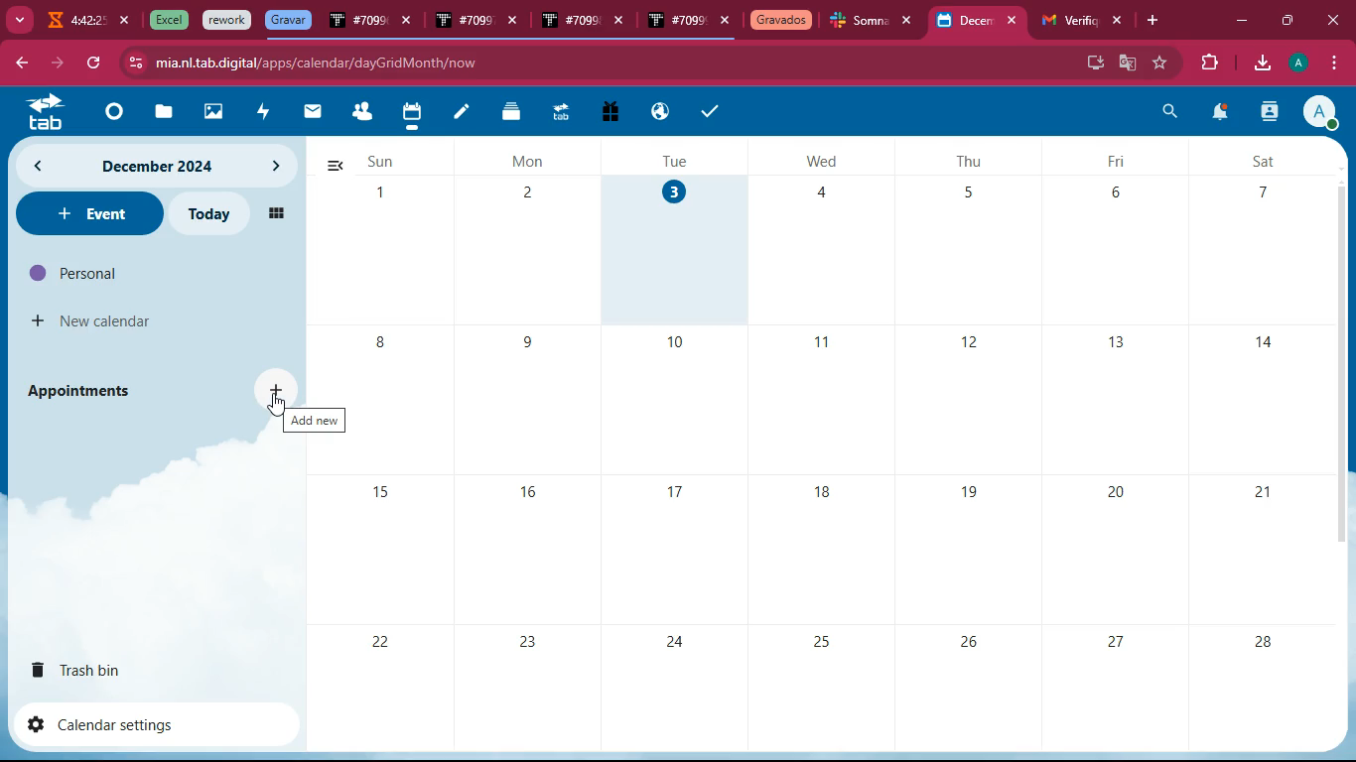 The image size is (1356, 762). Describe the element at coordinates (623, 23) in the screenshot. I see `close` at that location.